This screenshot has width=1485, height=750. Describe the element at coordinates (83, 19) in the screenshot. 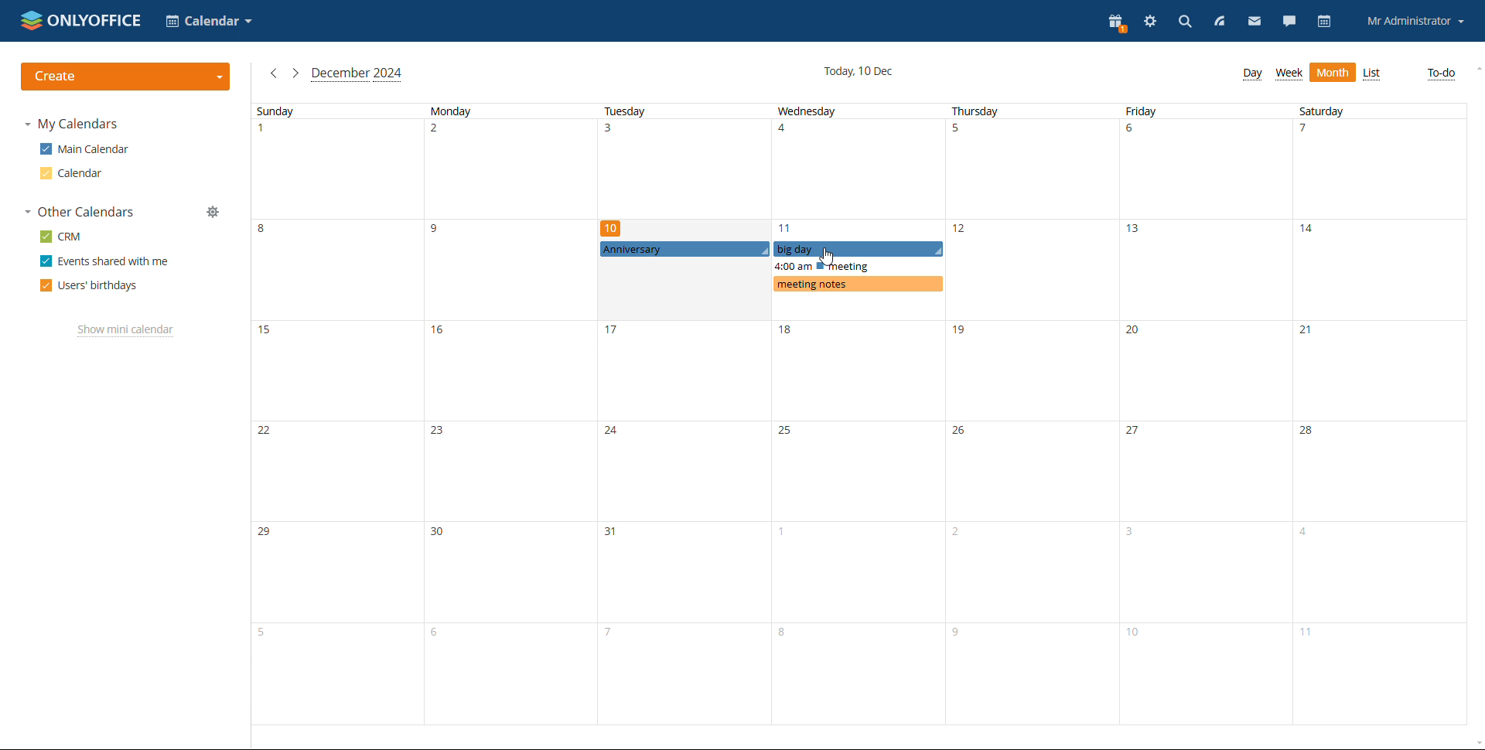

I see `logo` at that location.